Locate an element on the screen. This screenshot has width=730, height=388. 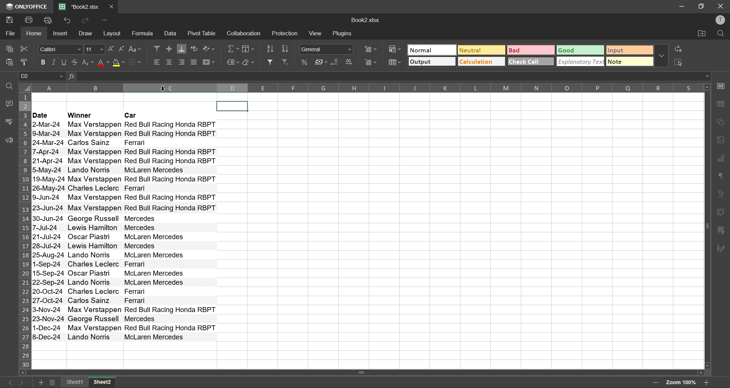
neutral is located at coordinates (479, 50).